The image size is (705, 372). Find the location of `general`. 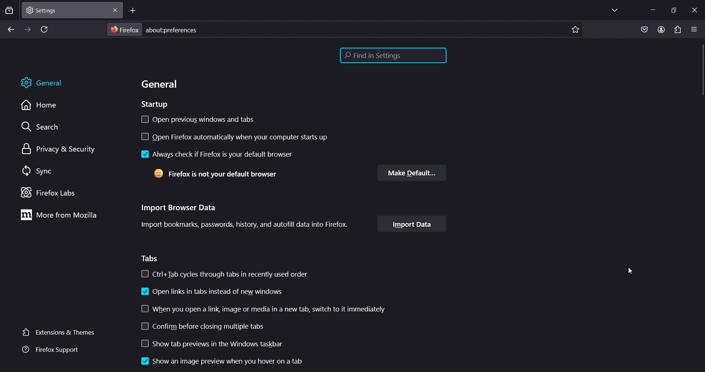

general is located at coordinates (164, 83).